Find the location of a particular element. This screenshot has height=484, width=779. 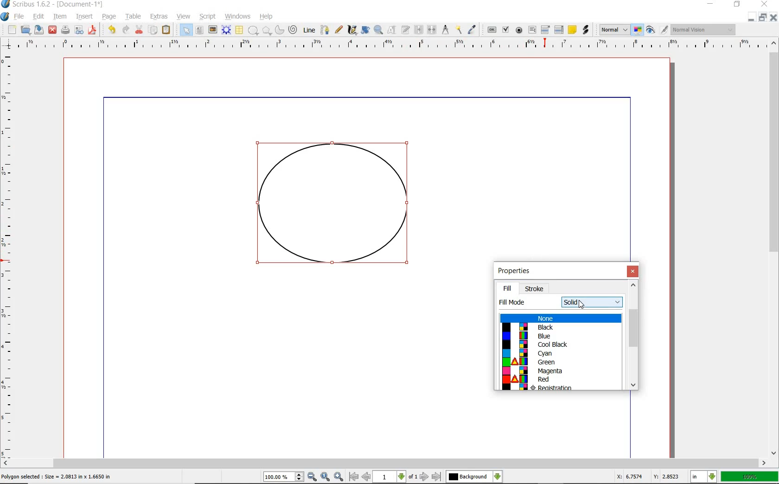

color is located at coordinates (560, 362).